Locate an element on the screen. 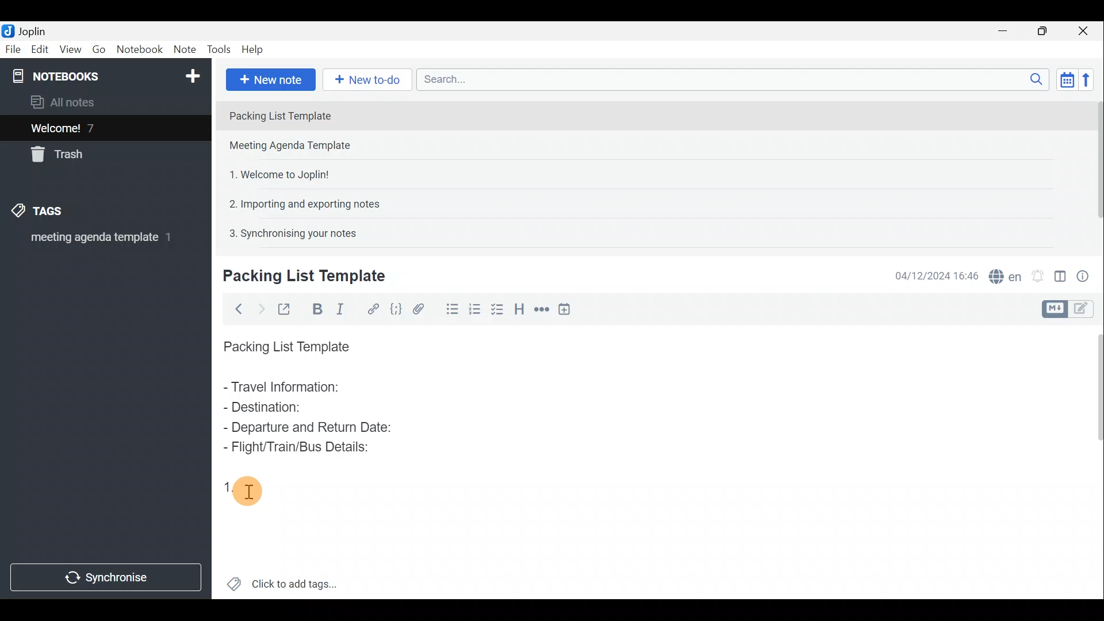 Image resolution: width=1104 pixels, height=621 pixels. Scroll bar is located at coordinates (1093, 168).